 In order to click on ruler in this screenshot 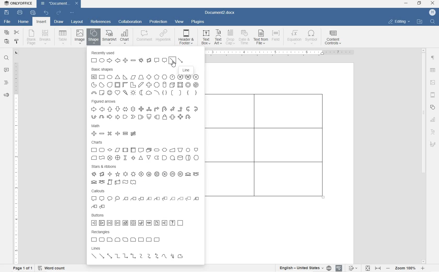, I will do `click(16, 161)`.